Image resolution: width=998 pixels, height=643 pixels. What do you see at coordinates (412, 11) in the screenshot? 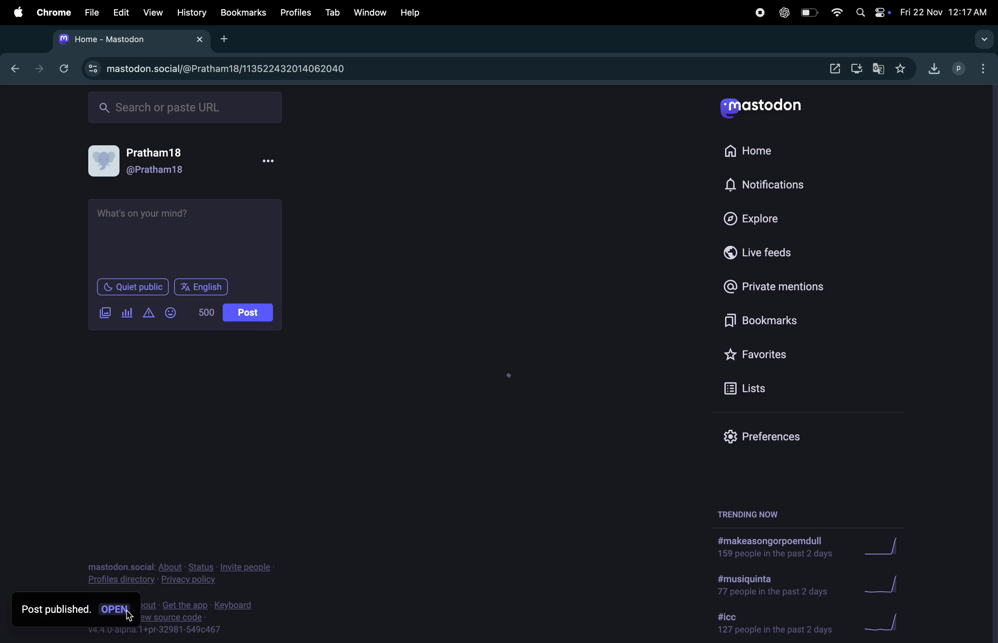
I see `help` at bounding box center [412, 11].